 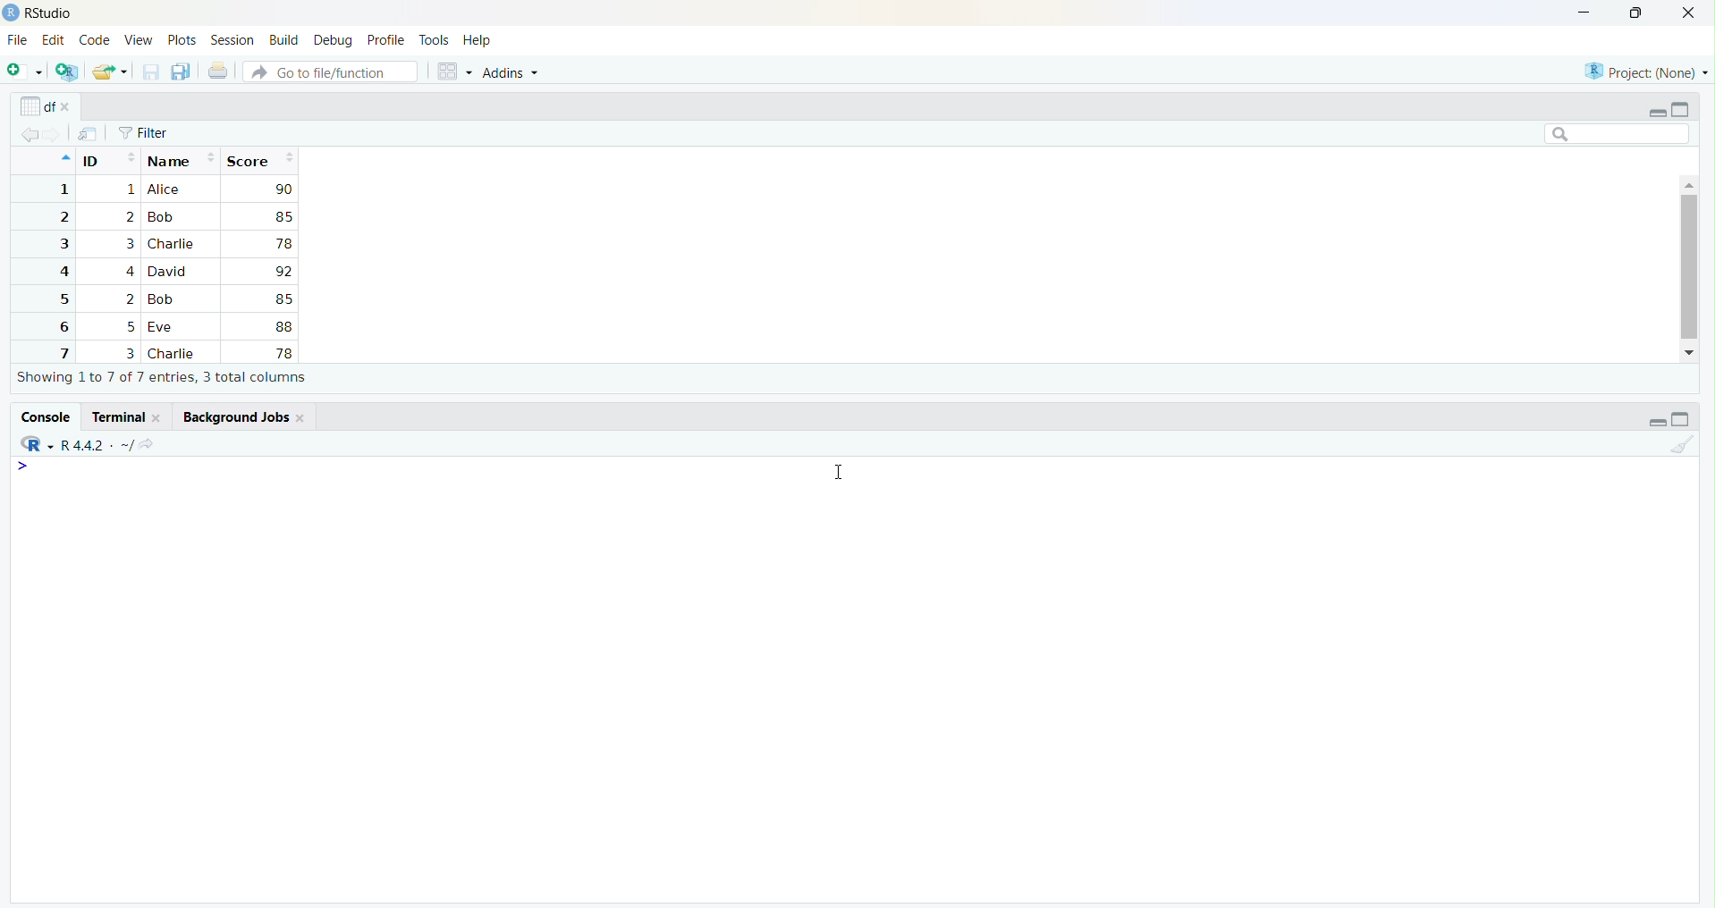 I want to click on Edit, so click(x=53, y=39).